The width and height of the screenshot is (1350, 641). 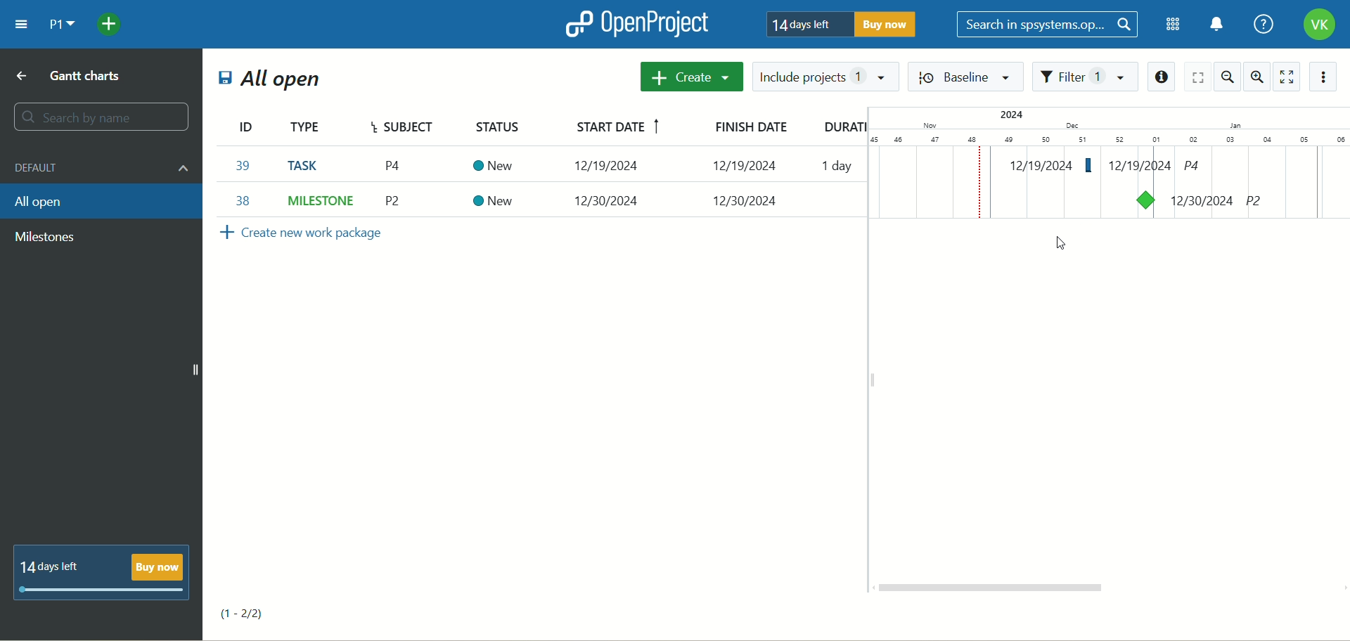 I want to click on event added, so click(x=1091, y=174).